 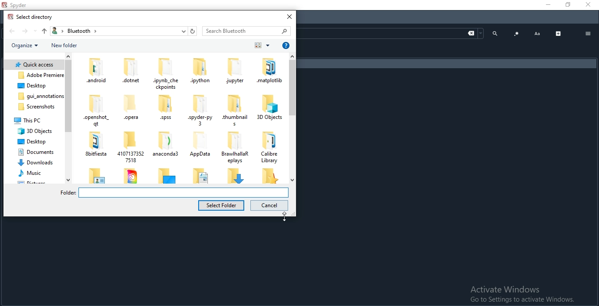 I want to click on search, so click(x=495, y=33).